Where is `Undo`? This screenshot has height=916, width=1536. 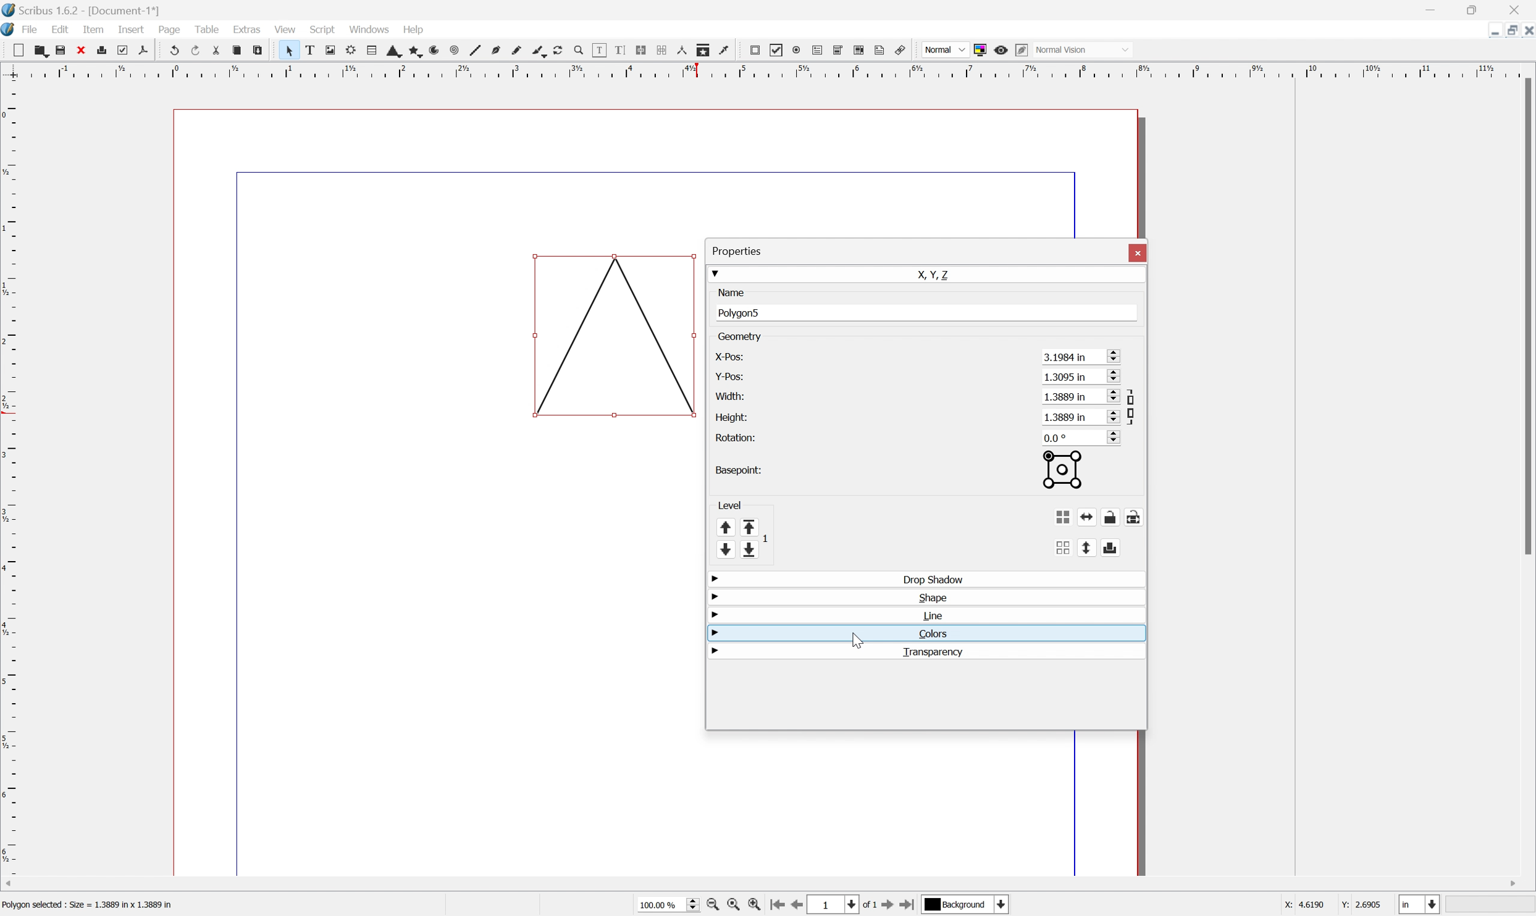
Undo is located at coordinates (172, 48).